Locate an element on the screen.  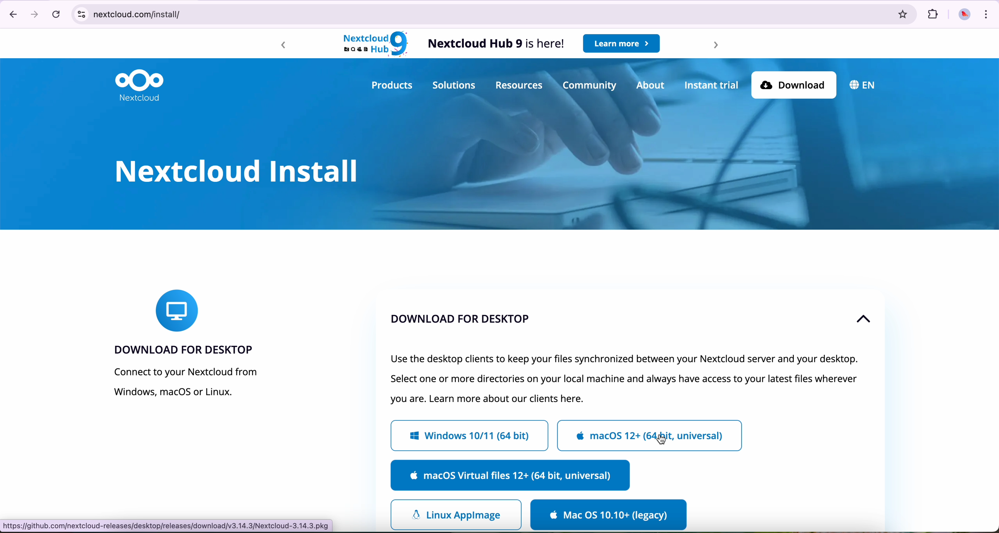
text of tab is located at coordinates (629, 378).